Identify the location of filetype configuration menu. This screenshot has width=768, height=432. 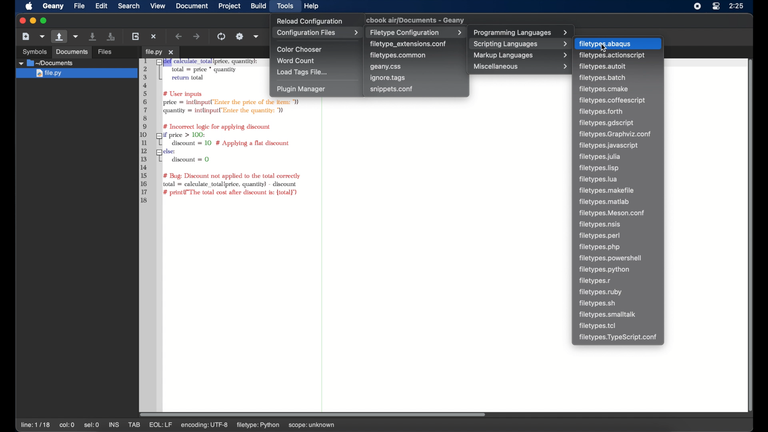
(415, 32).